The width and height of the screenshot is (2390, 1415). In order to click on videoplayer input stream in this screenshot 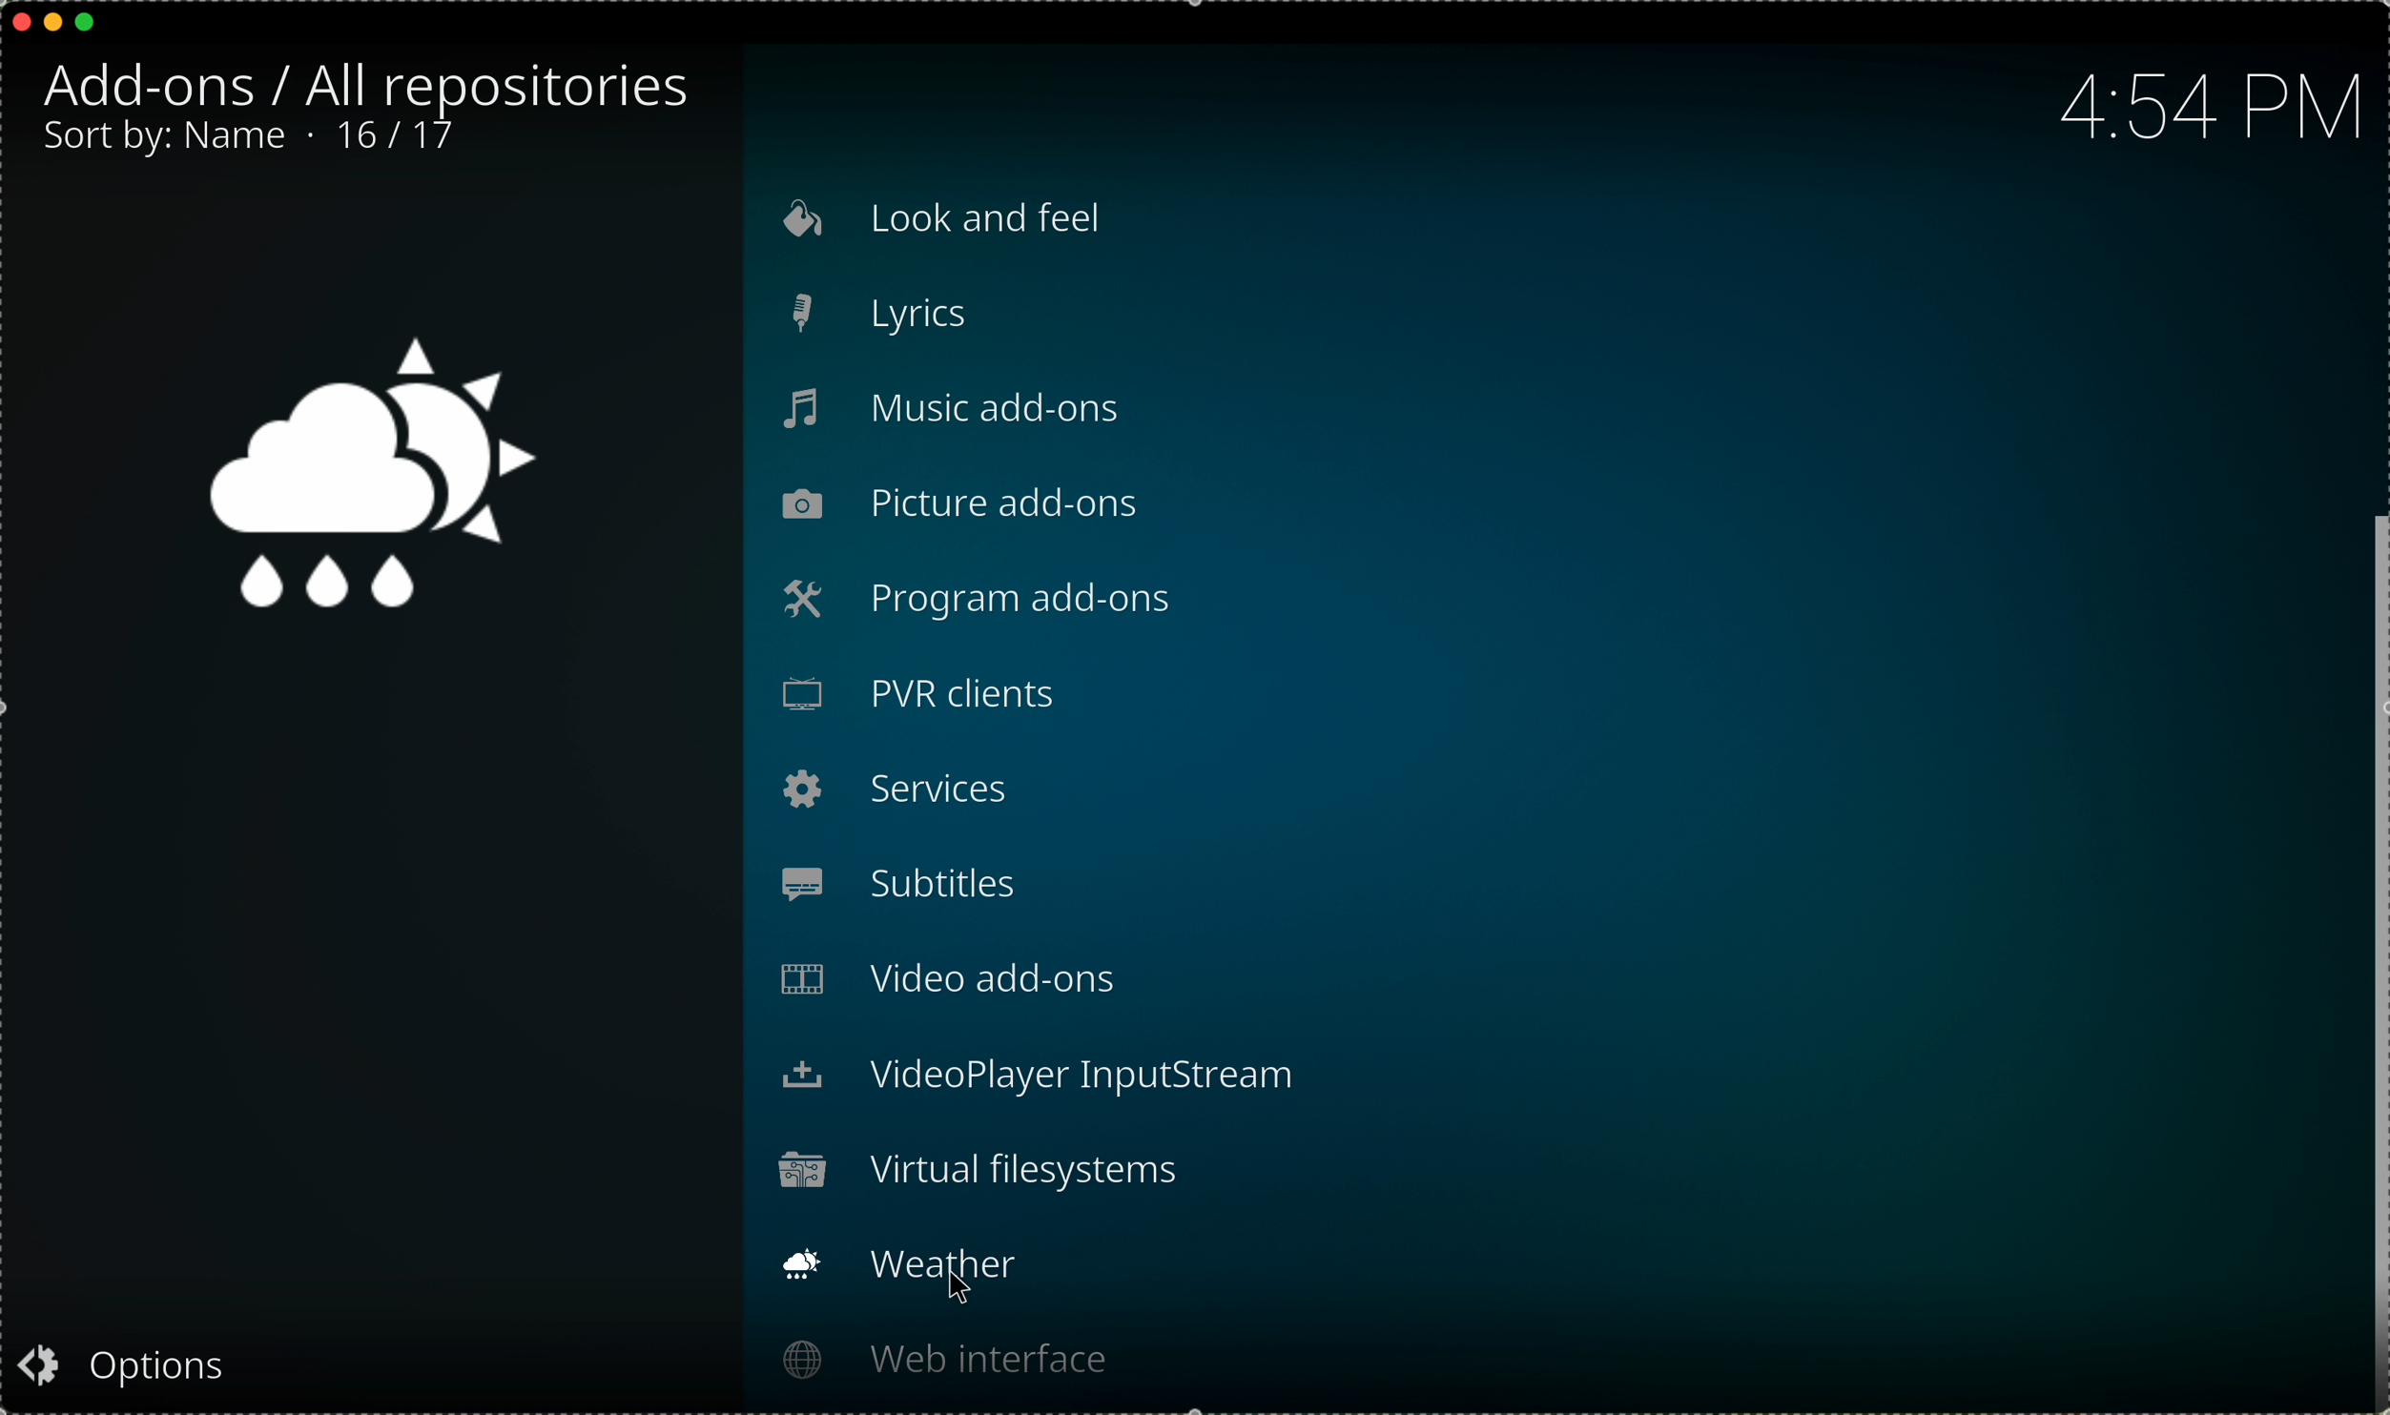, I will do `click(1048, 1077)`.